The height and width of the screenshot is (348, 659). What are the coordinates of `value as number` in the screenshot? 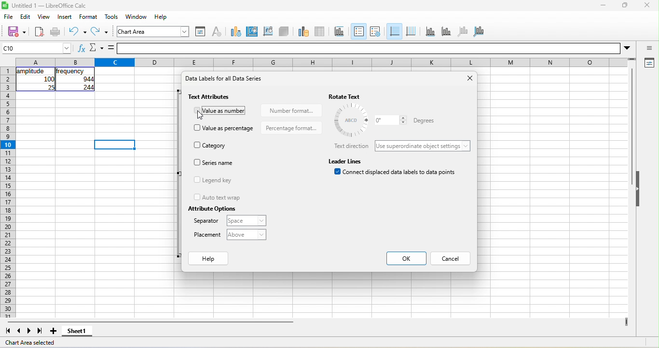 It's located at (220, 110).